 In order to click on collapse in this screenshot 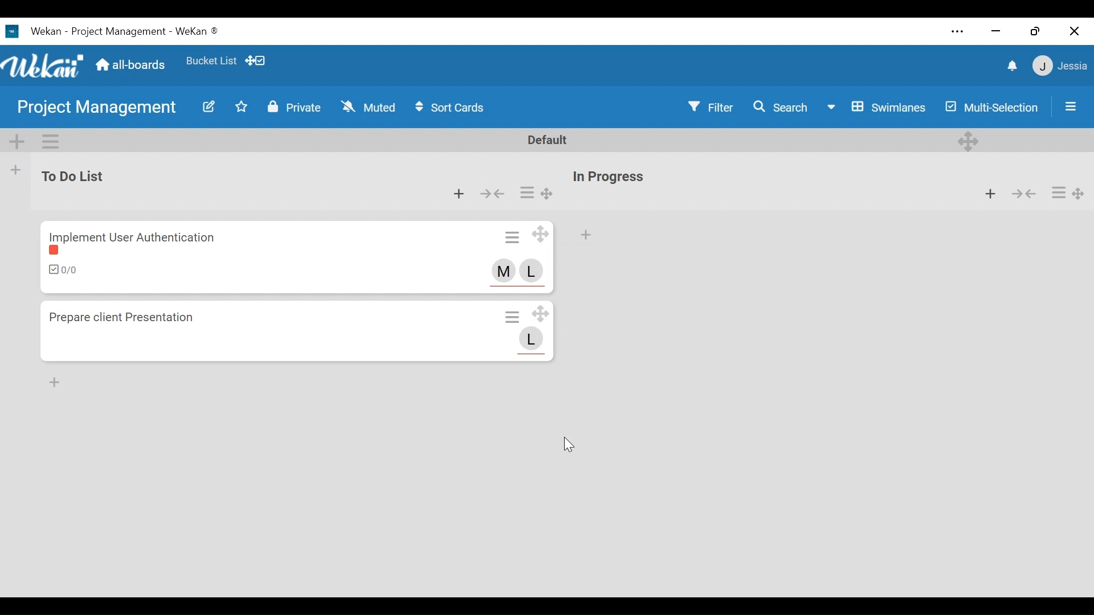, I will do `click(494, 194)`.